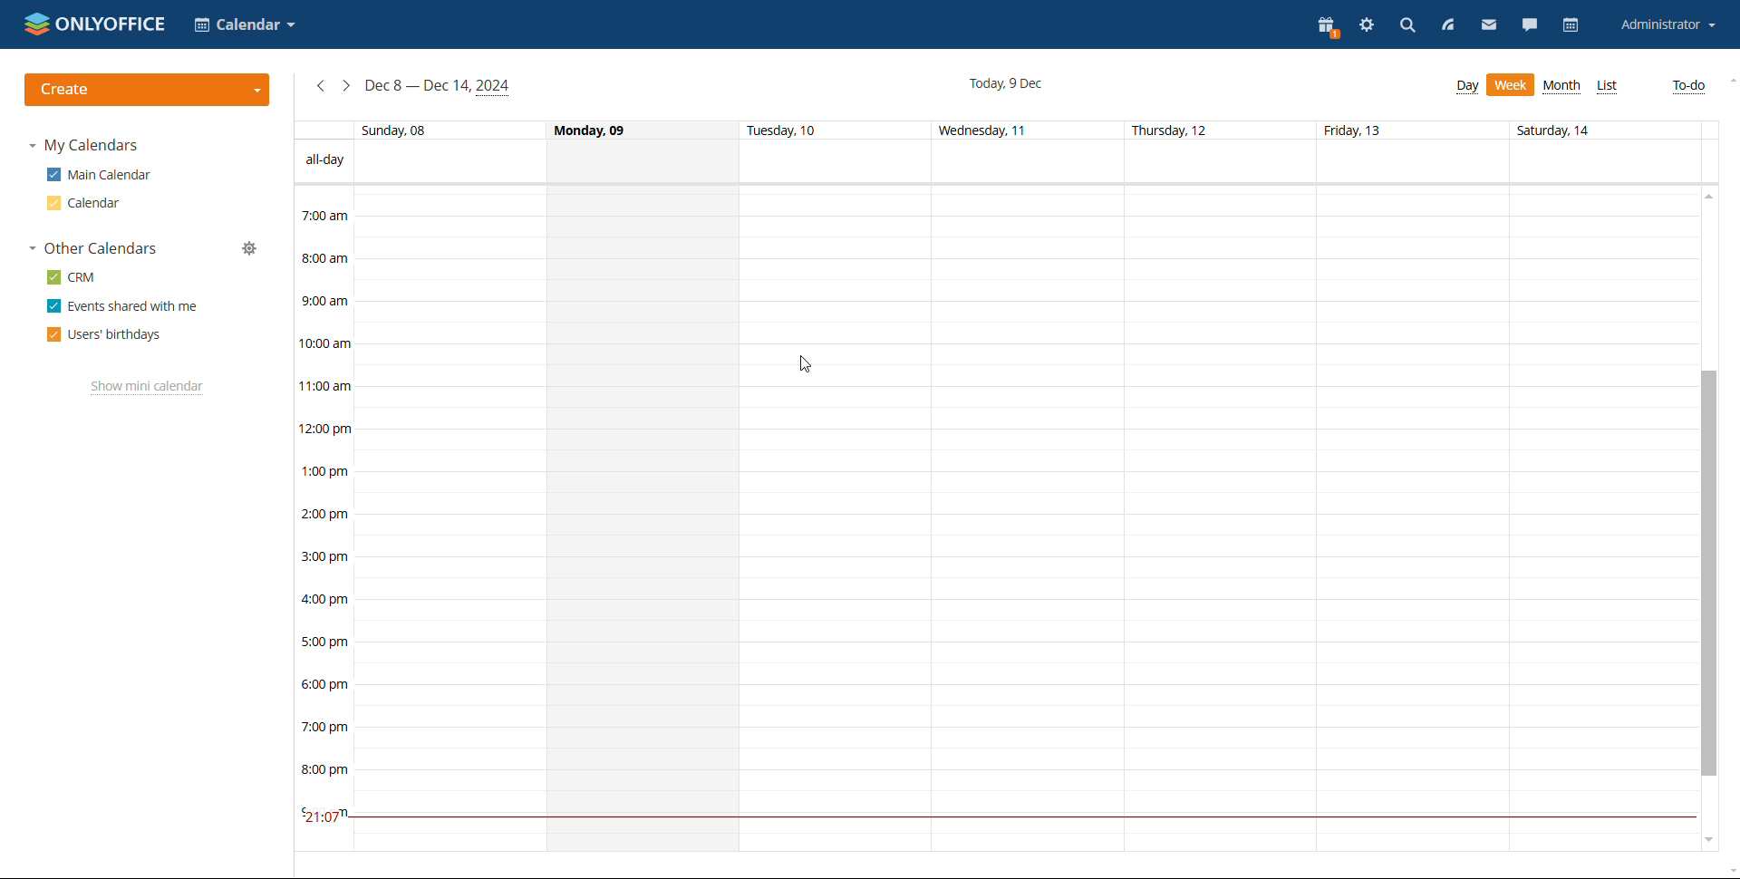  I want to click on onlyoffice, so click(96, 24).